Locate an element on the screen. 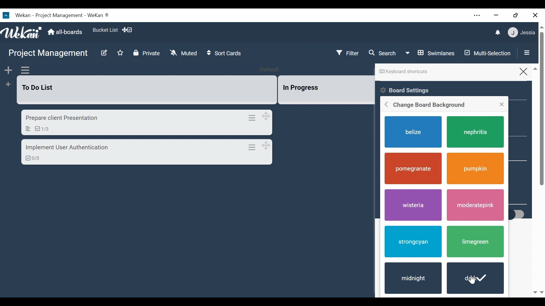 The width and height of the screenshot is (545, 306). midnight is located at coordinates (411, 280).